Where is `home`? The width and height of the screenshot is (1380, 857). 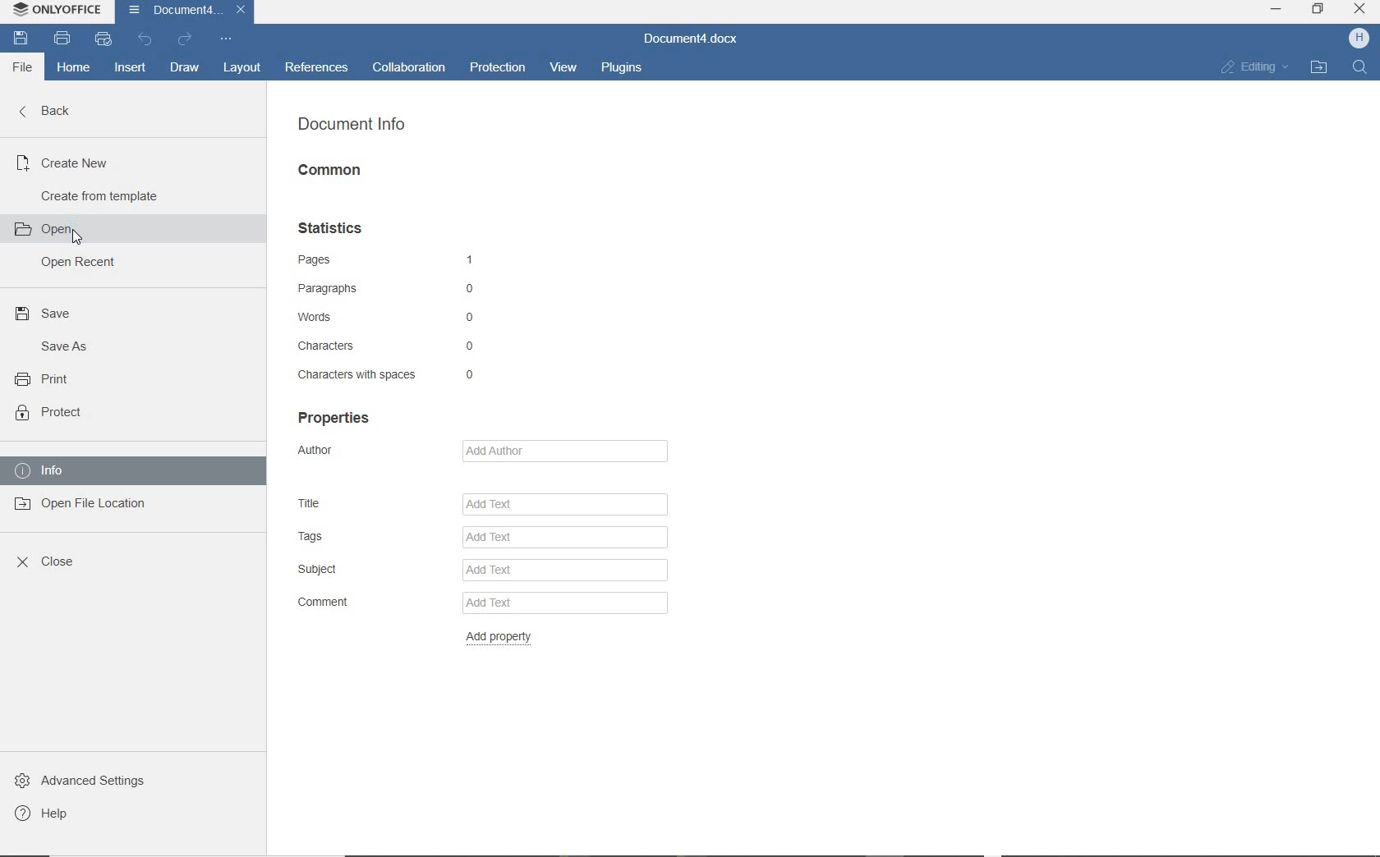
home is located at coordinates (73, 69).